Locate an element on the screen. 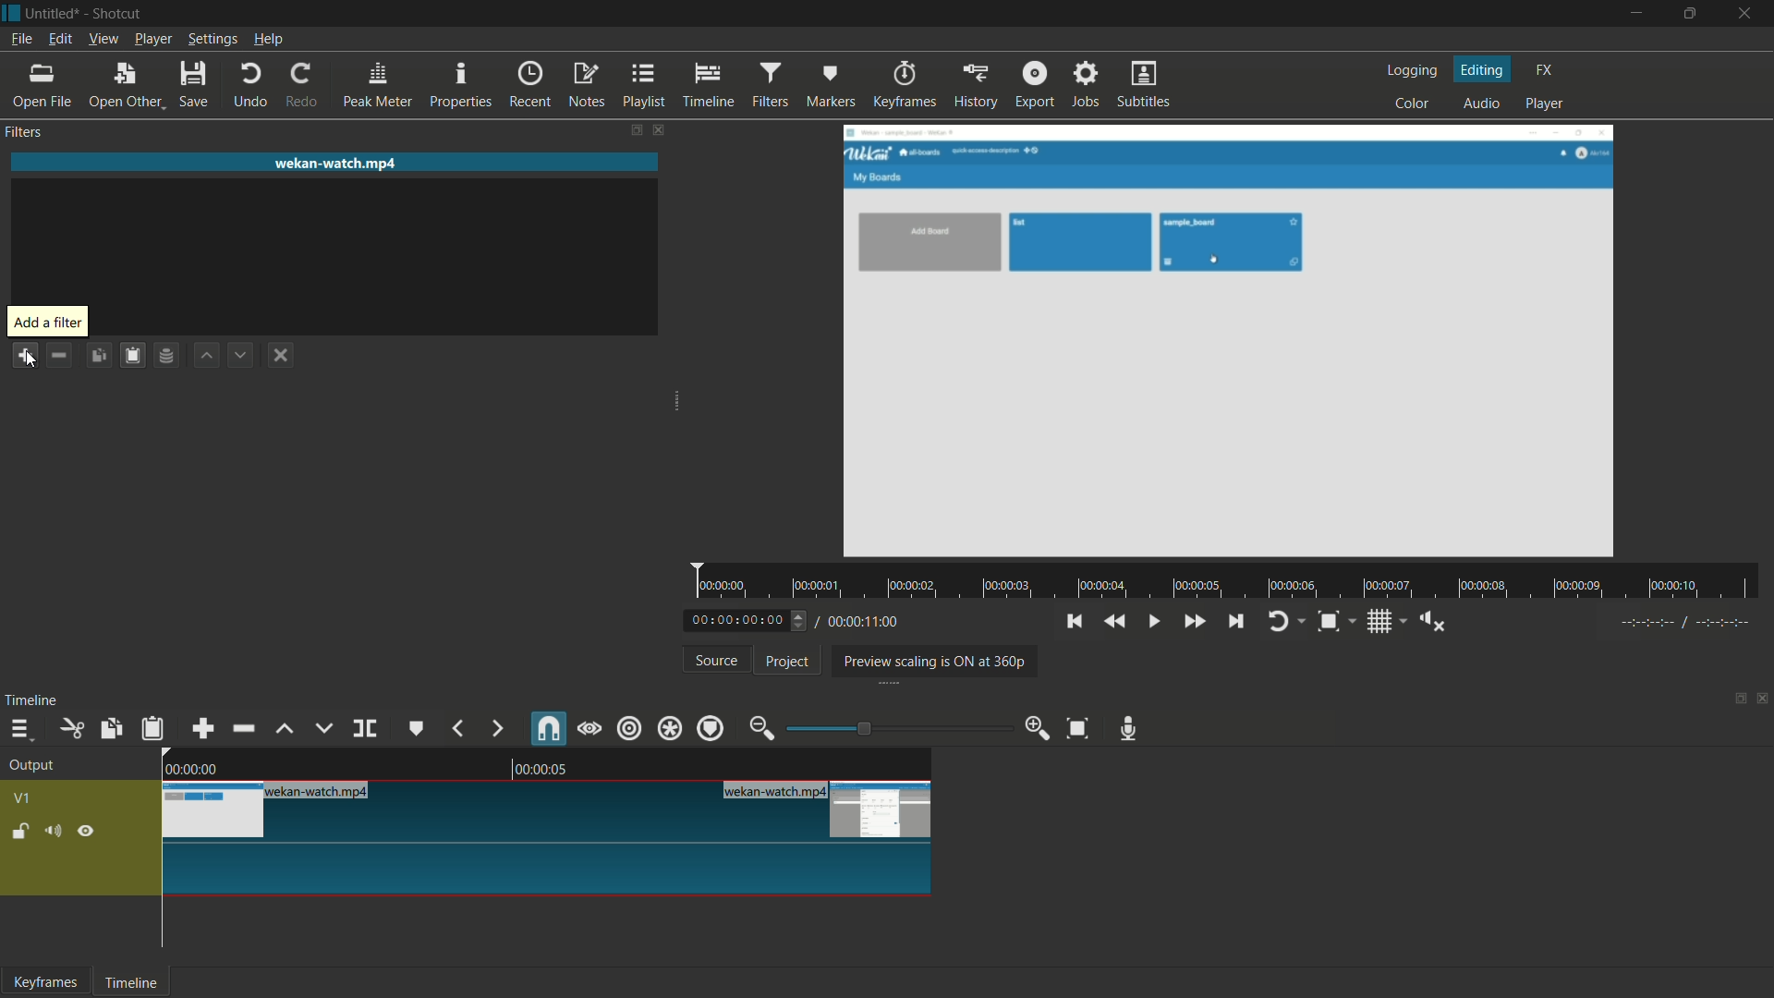  mute is located at coordinates (58, 833).